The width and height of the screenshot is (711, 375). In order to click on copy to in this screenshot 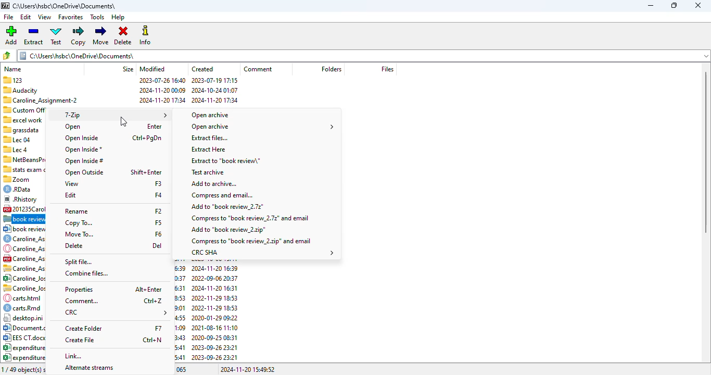, I will do `click(79, 223)`.